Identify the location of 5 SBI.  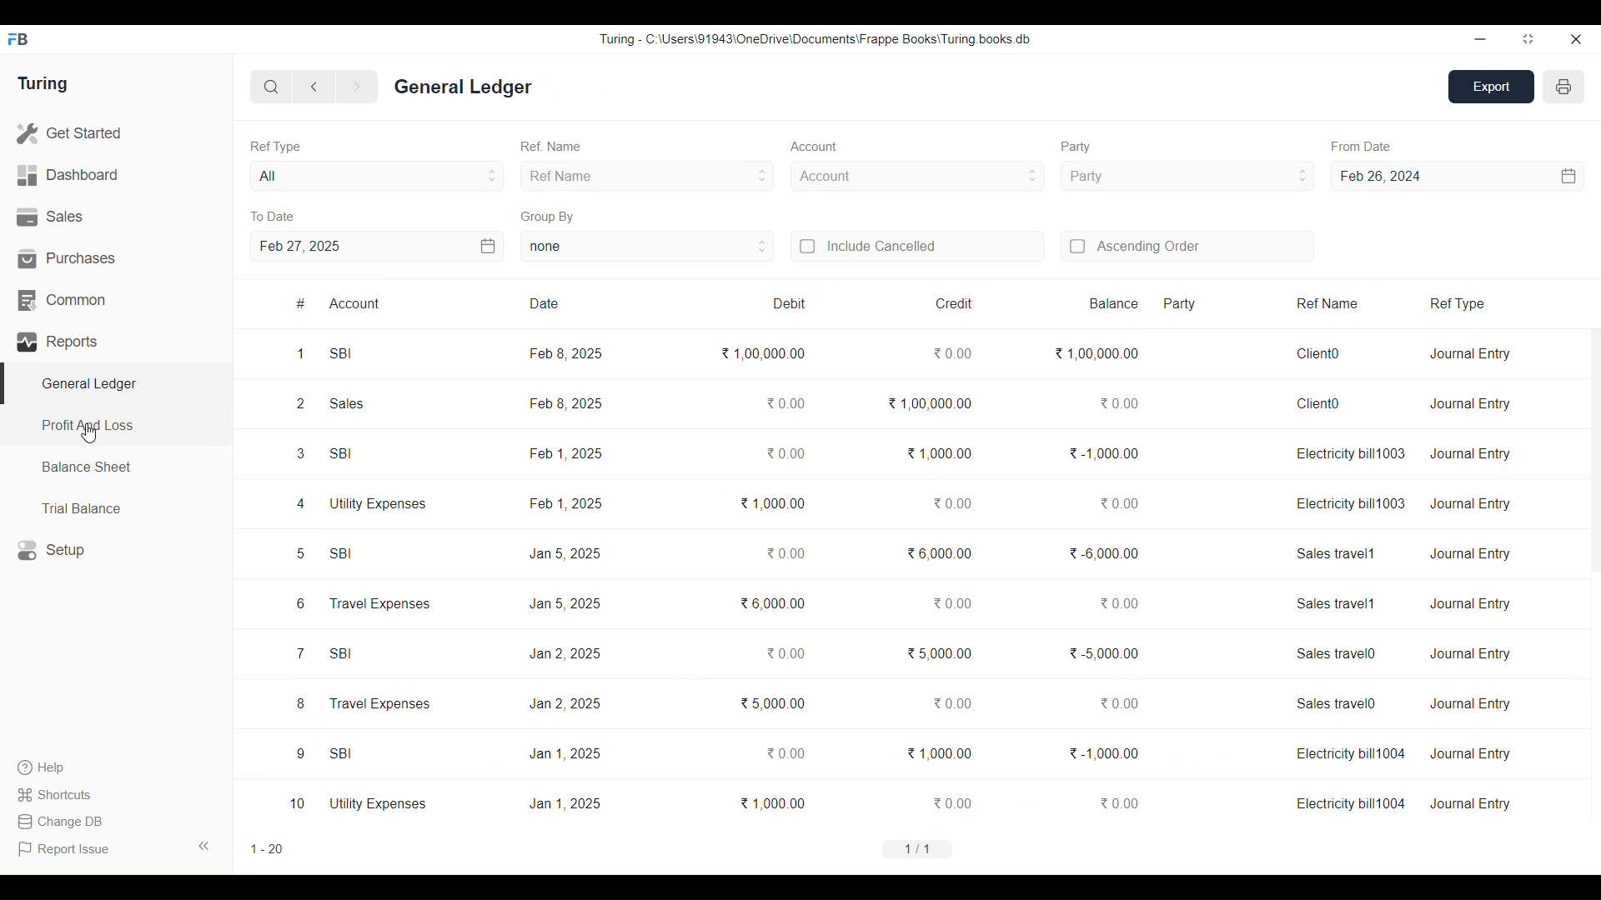
(326, 553).